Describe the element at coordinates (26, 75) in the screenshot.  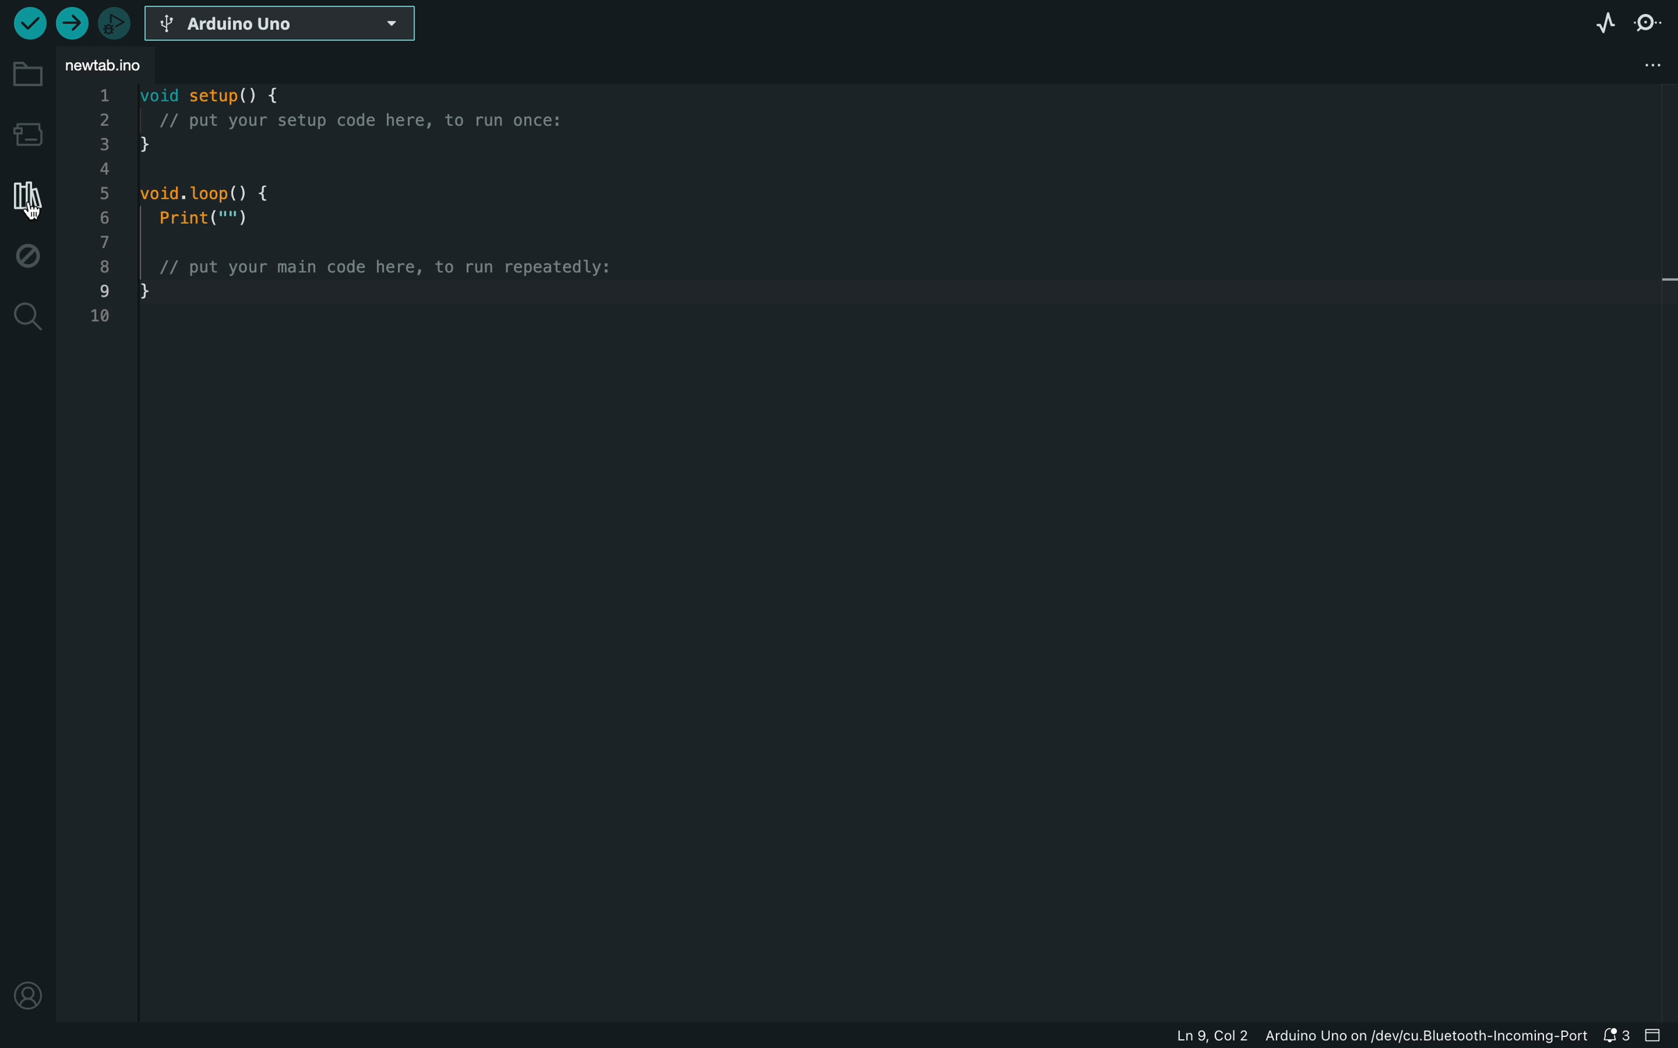
I see `folder` at that location.